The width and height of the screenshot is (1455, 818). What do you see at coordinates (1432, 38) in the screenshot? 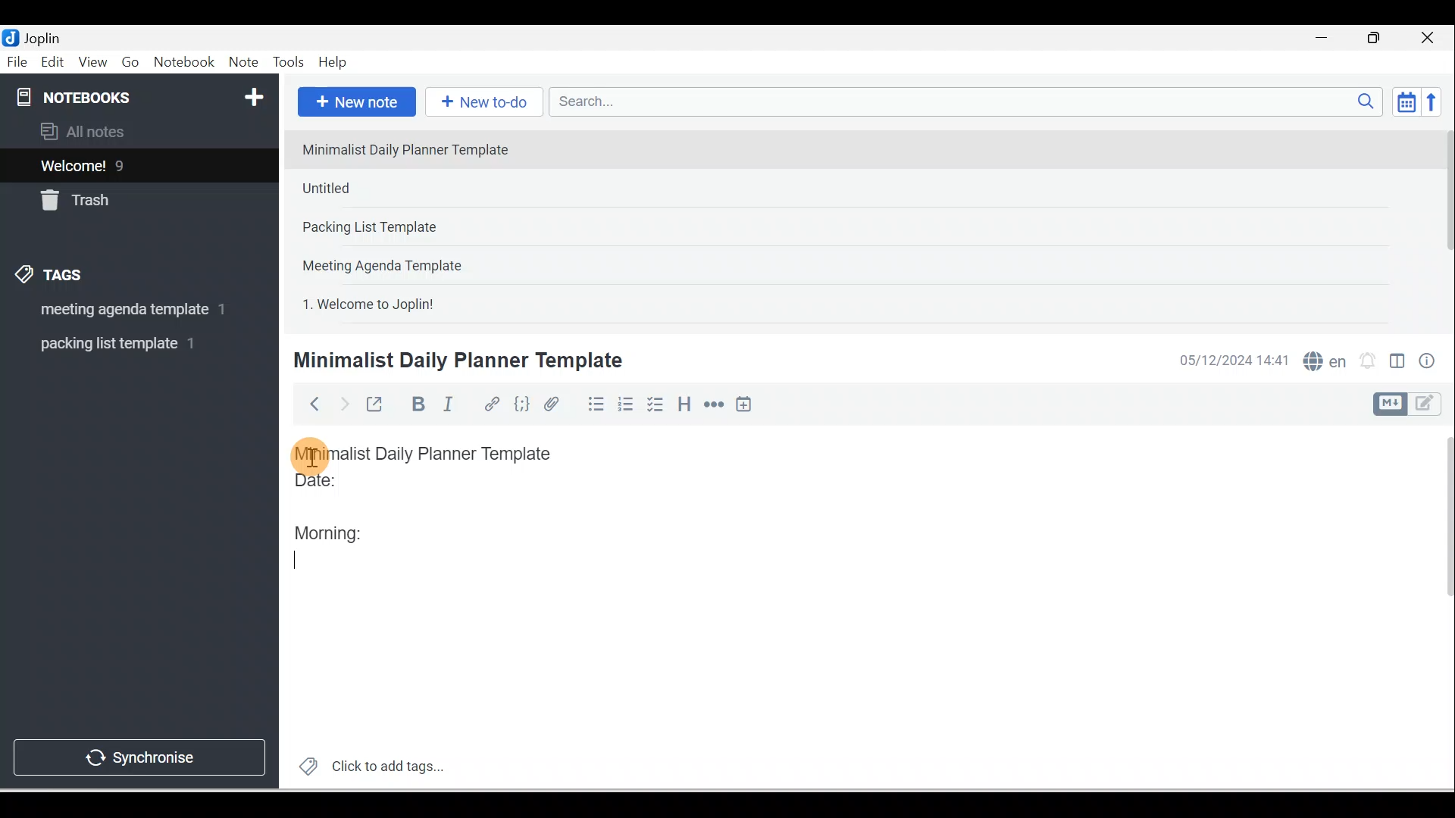
I see `Close` at bounding box center [1432, 38].